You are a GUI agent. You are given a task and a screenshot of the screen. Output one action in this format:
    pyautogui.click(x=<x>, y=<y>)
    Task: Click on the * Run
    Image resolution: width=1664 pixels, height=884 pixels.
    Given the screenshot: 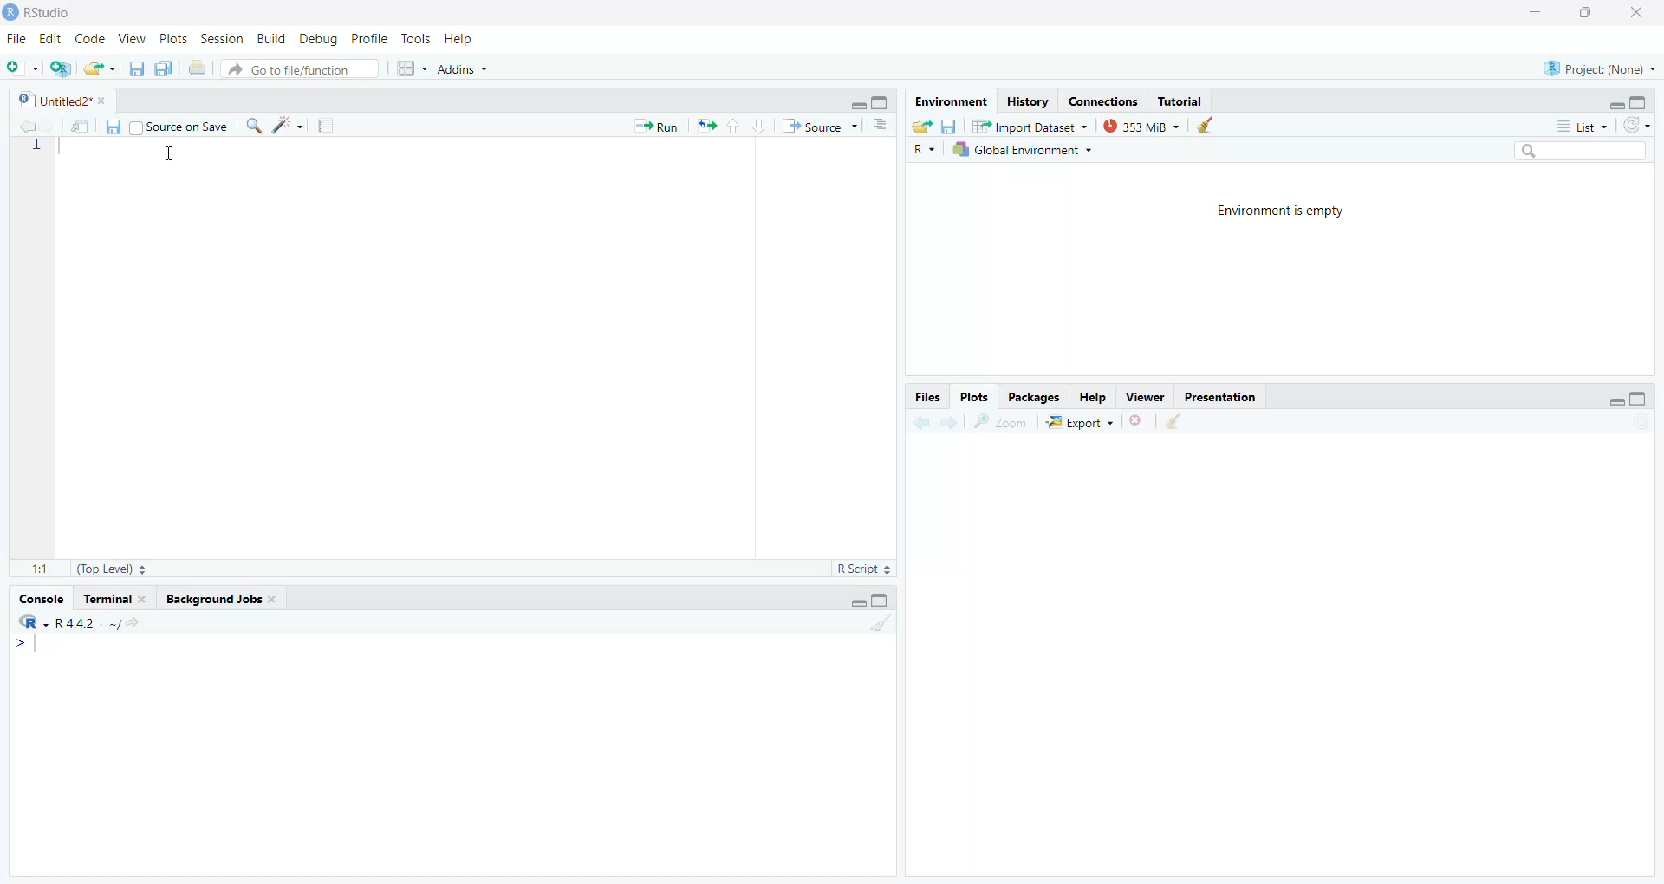 What is the action you would take?
    pyautogui.click(x=649, y=128)
    